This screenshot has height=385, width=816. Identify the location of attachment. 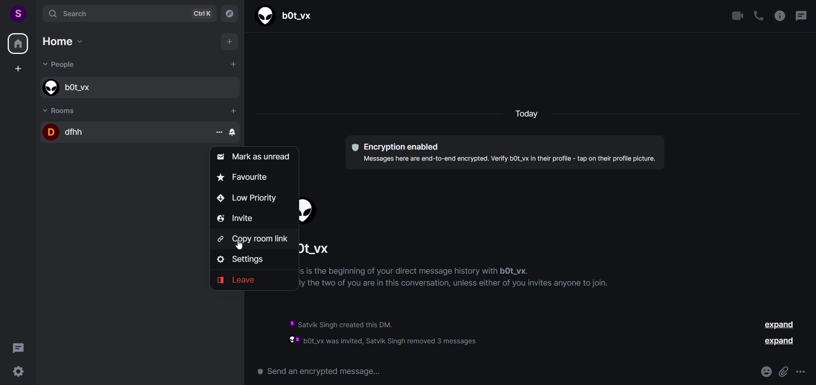
(782, 370).